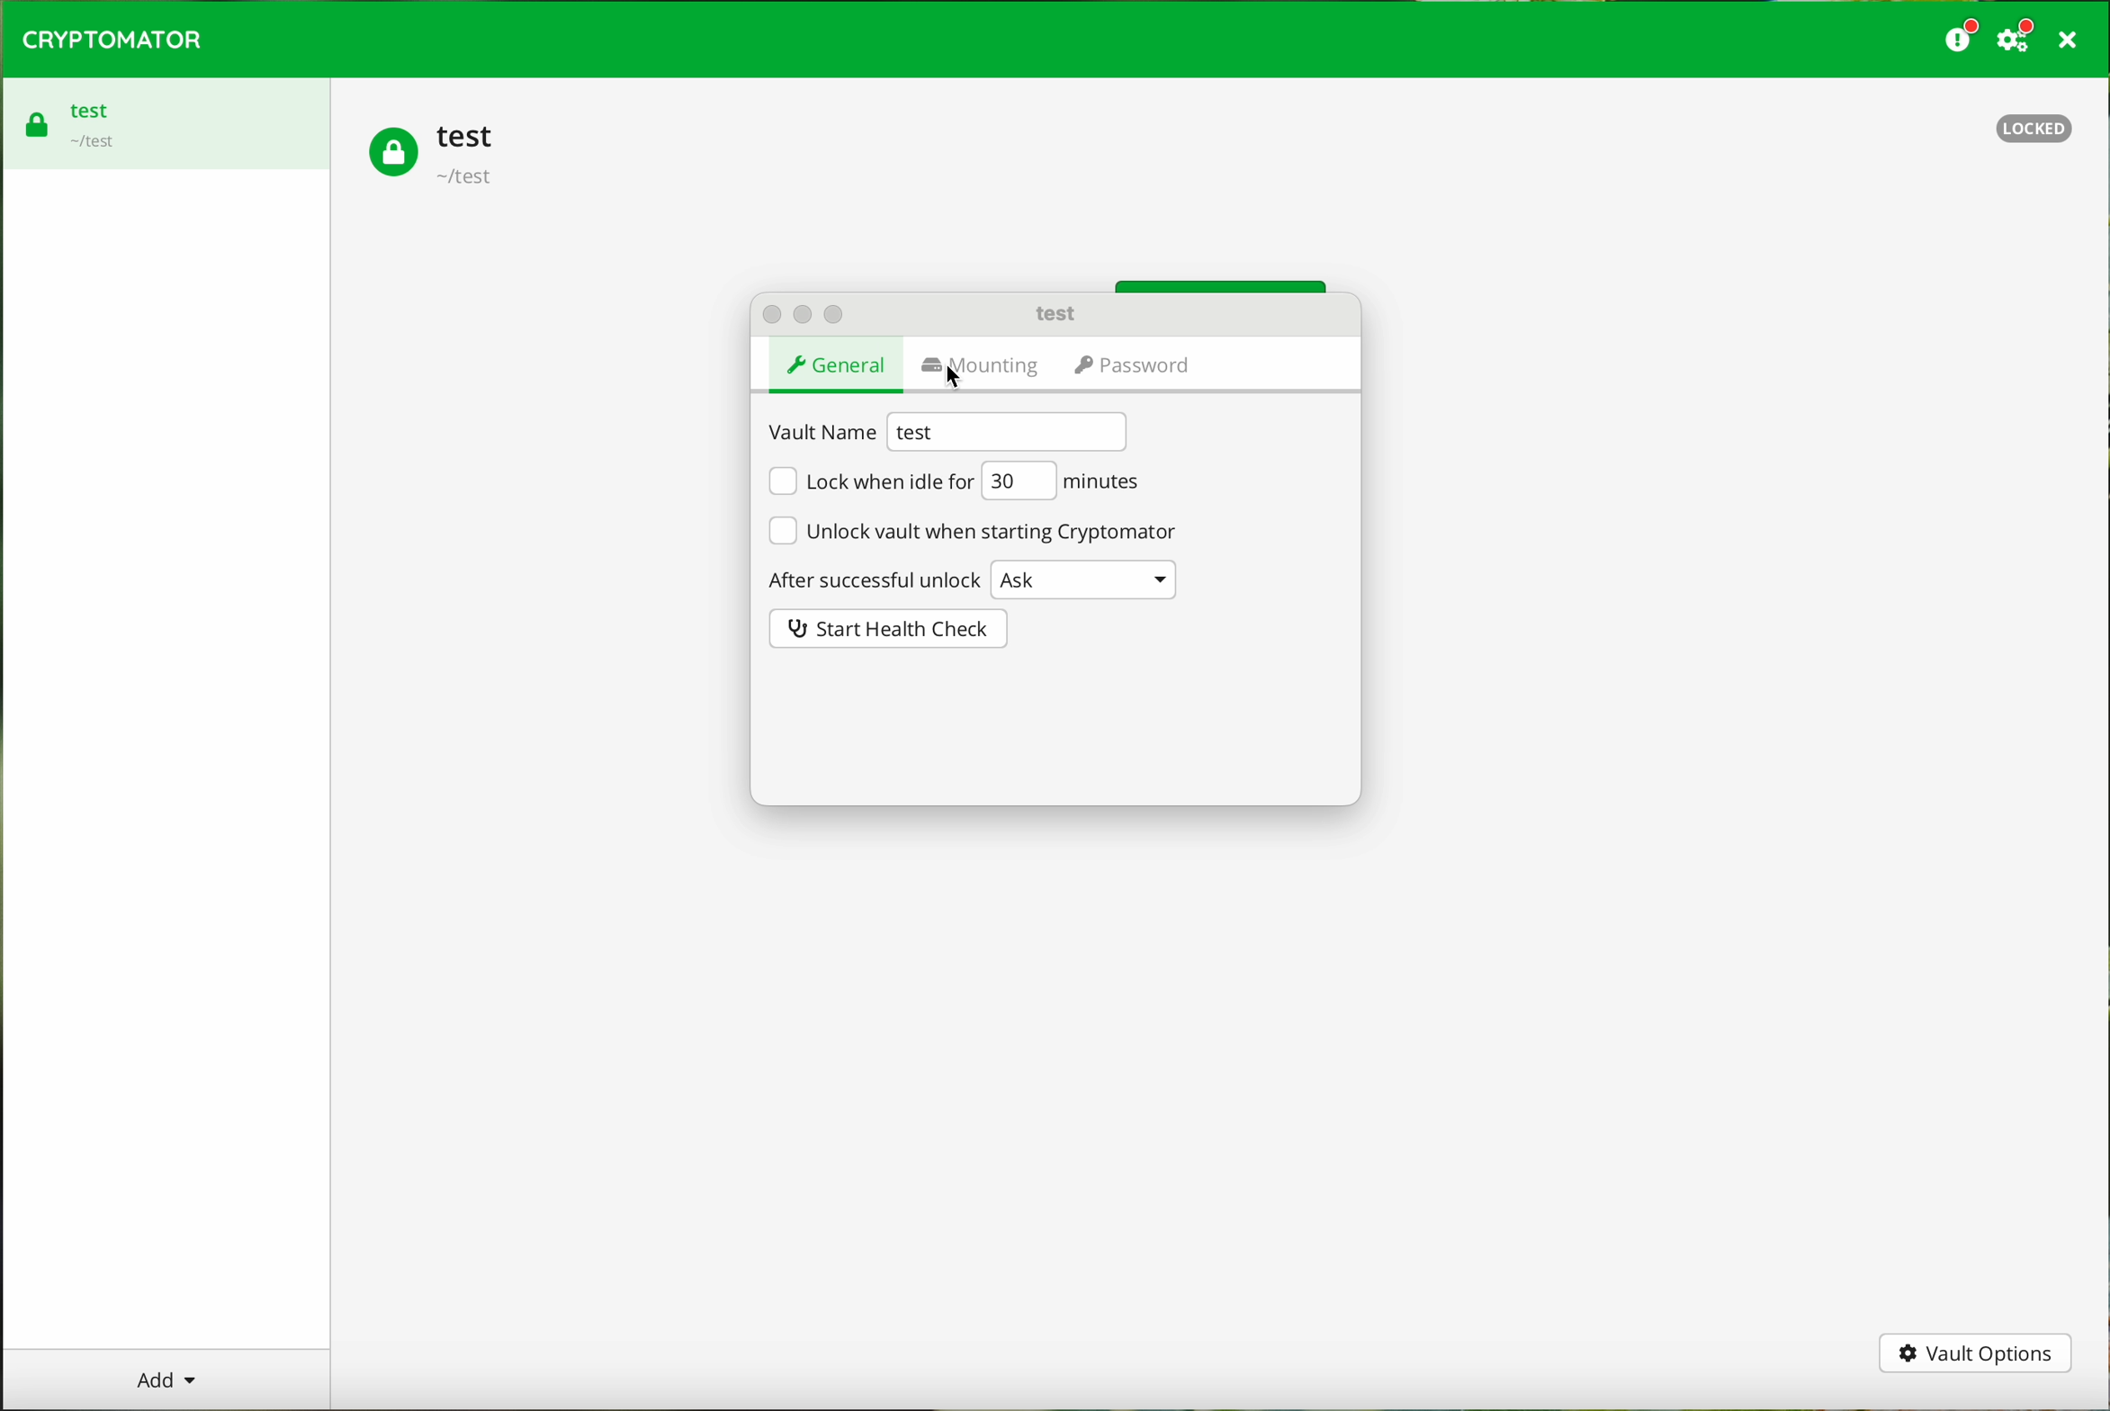  What do you see at coordinates (890, 630) in the screenshot?
I see `start health check` at bounding box center [890, 630].